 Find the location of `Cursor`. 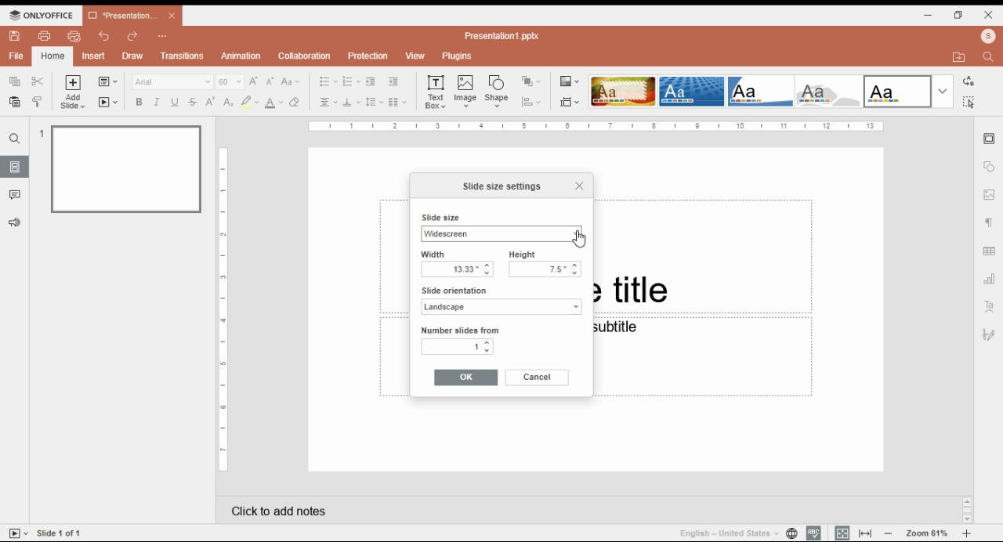

Cursor is located at coordinates (579, 239).